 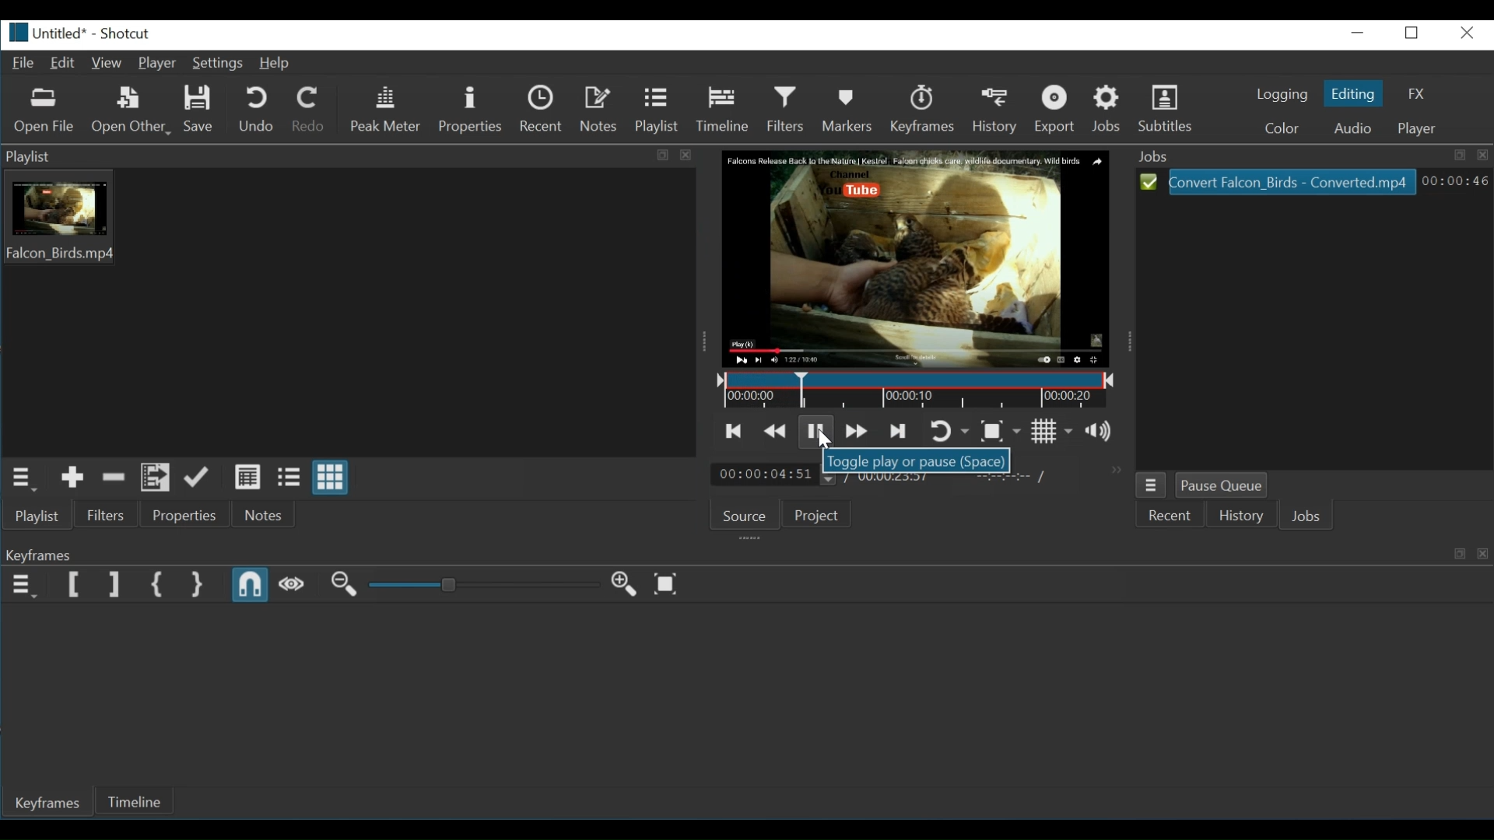 What do you see at coordinates (855, 432) in the screenshot?
I see `Play quickly forward` at bounding box center [855, 432].